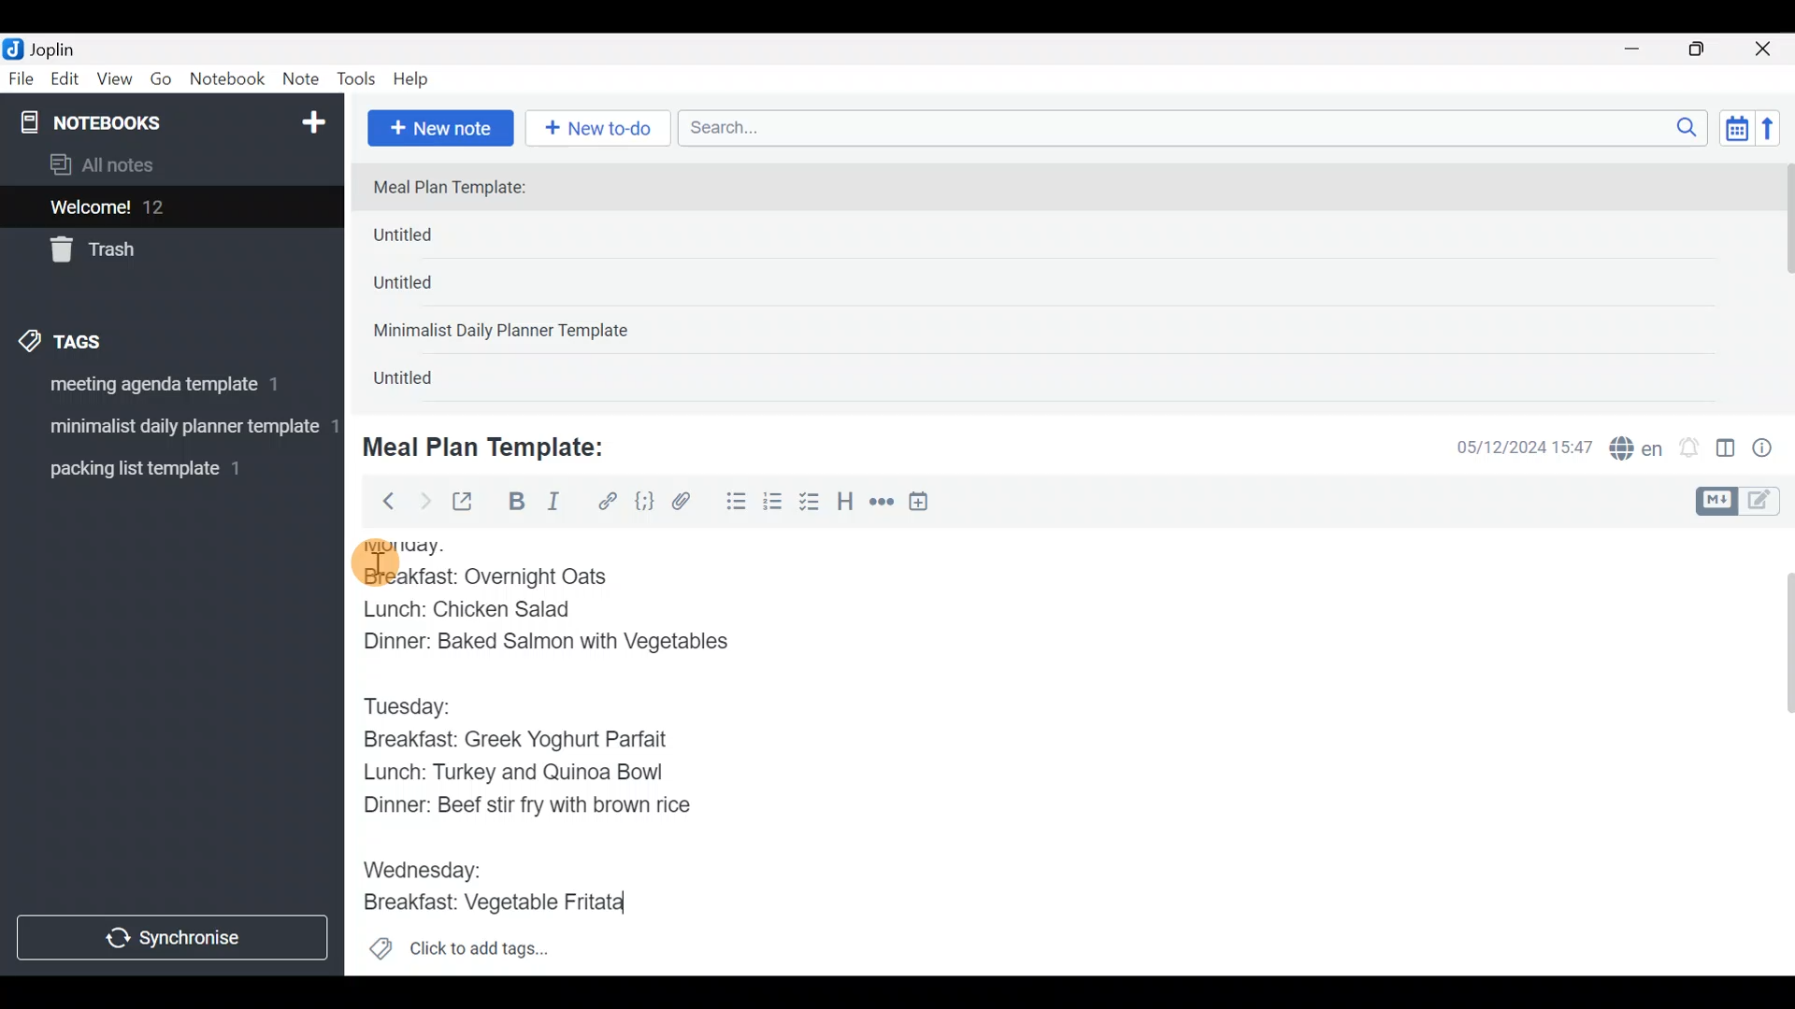 This screenshot has height=1009, width=1795. I want to click on File, so click(22, 79).